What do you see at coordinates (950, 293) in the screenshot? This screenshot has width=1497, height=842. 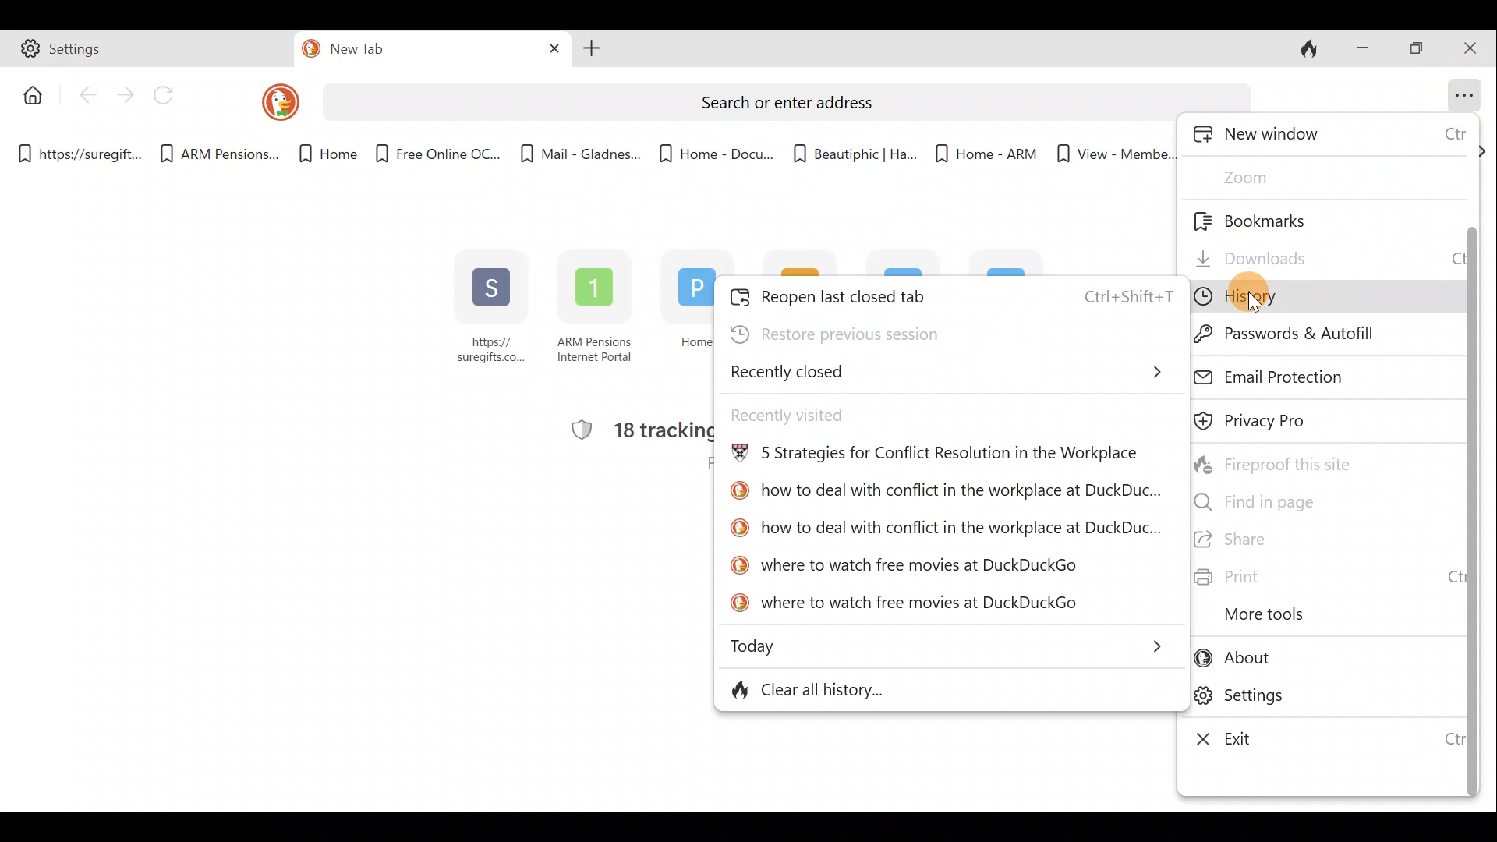 I see `Reopen last closed tab` at bounding box center [950, 293].